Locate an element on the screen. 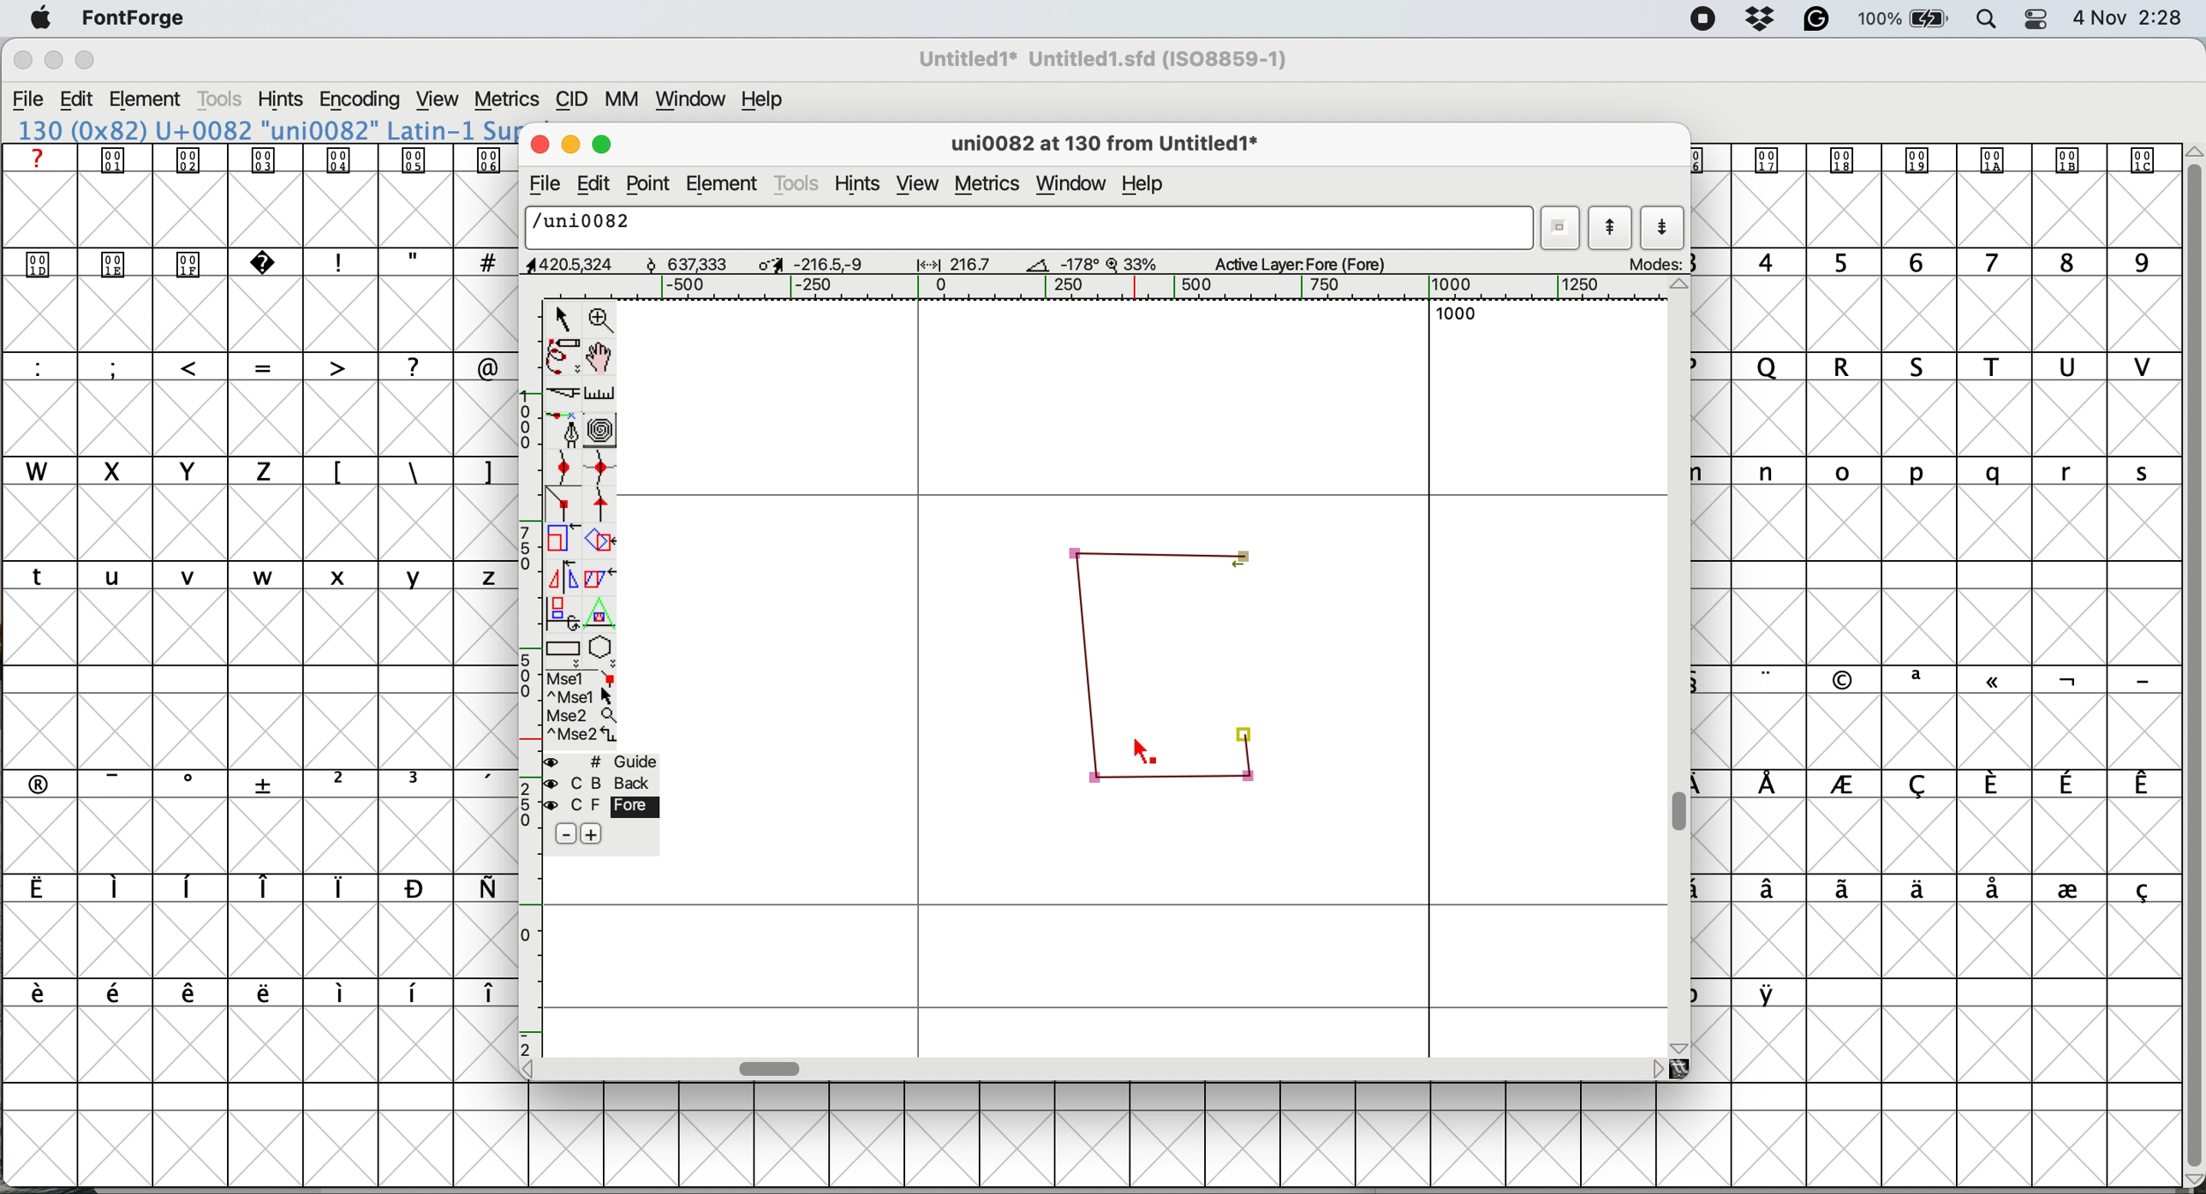 The image size is (2206, 1194). vertical scroll bar is located at coordinates (2191, 659).